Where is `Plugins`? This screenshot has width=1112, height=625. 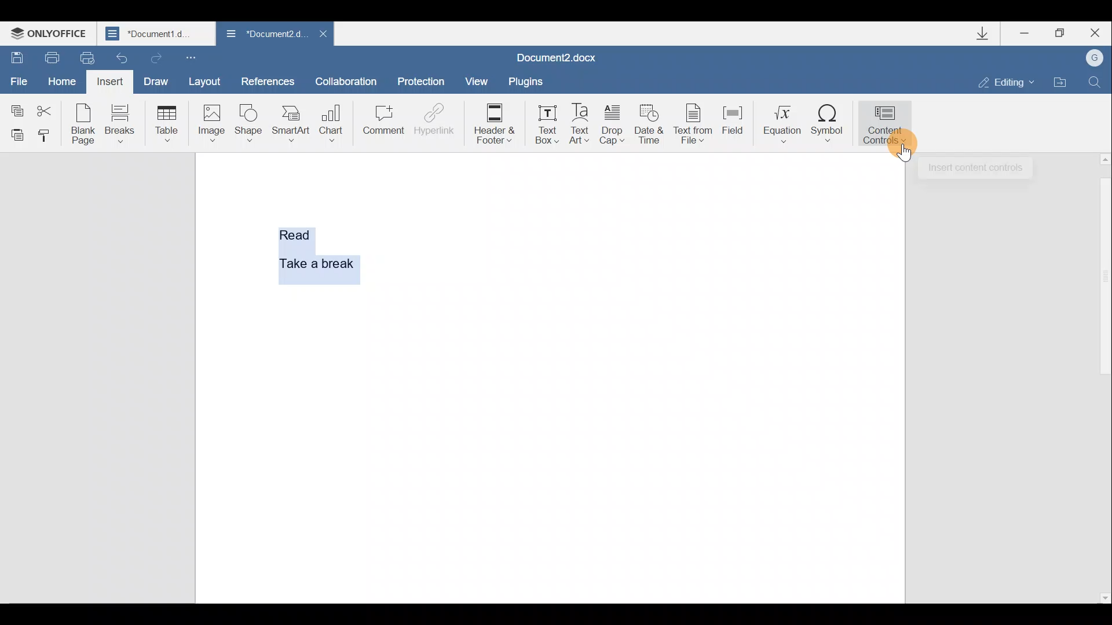 Plugins is located at coordinates (524, 81).